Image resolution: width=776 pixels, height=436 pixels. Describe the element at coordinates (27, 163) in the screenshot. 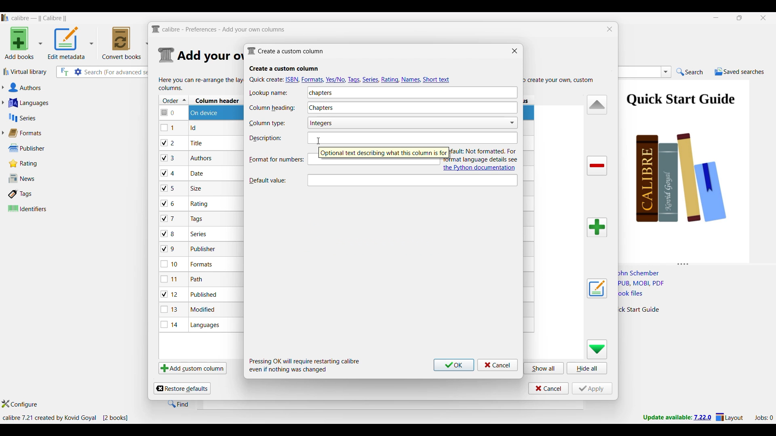

I see `Rating` at that location.